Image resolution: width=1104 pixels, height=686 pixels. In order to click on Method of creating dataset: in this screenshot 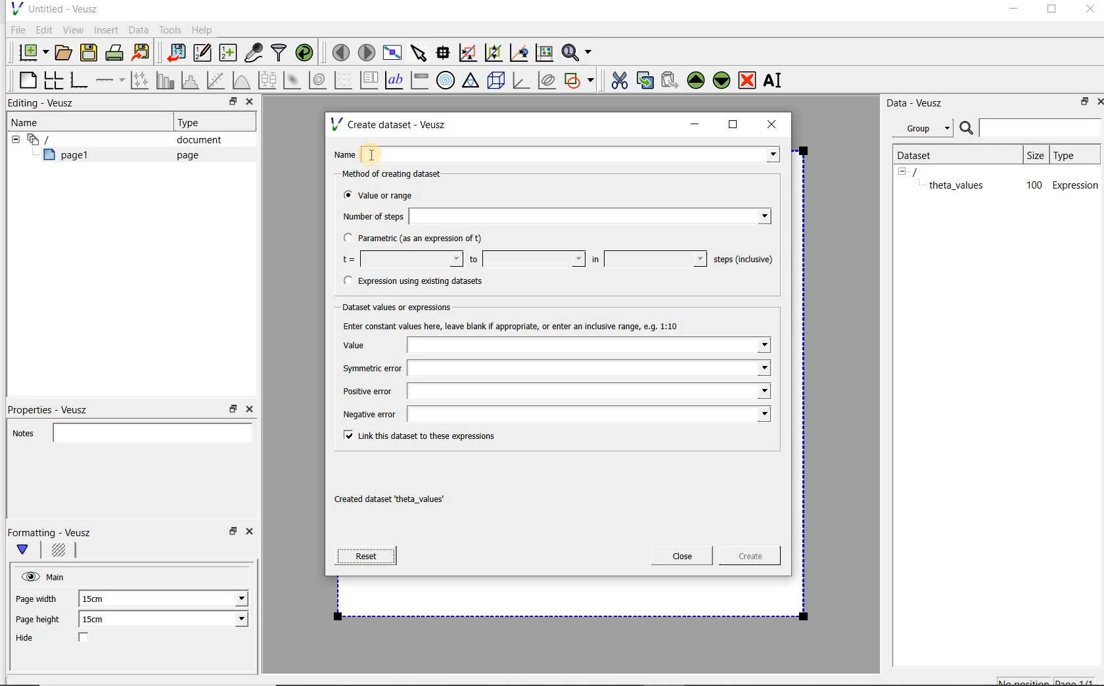, I will do `click(402, 174)`.